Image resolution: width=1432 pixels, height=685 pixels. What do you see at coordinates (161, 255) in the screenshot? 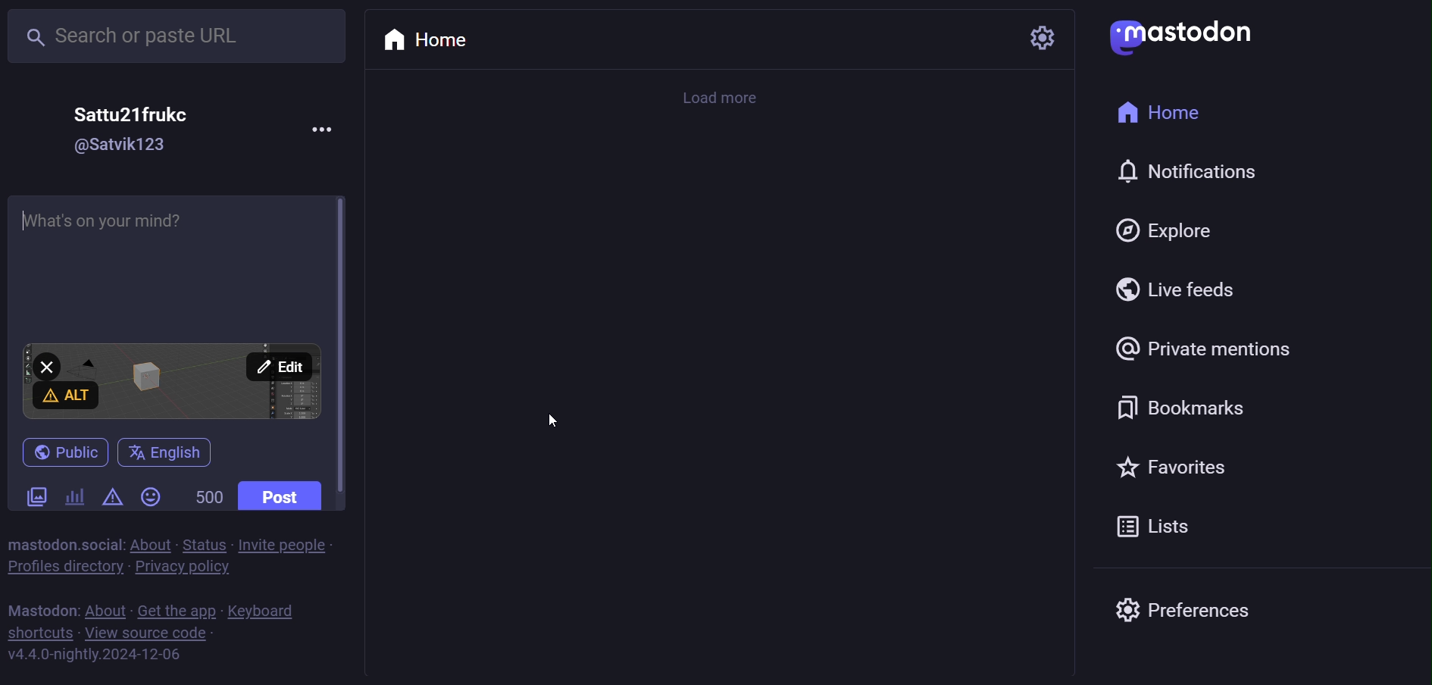
I see `write here` at bounding box center [161, 255].